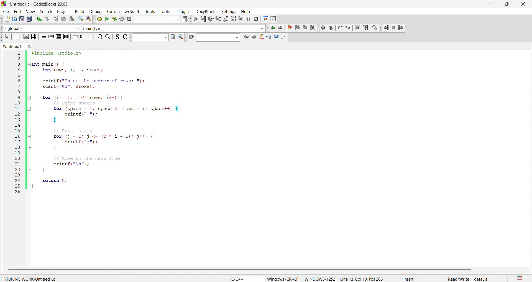 This screenshot has height=282, width=532. Describe the element at coordinates (276, 37) in the screenshot. I see `Match text` at that location.